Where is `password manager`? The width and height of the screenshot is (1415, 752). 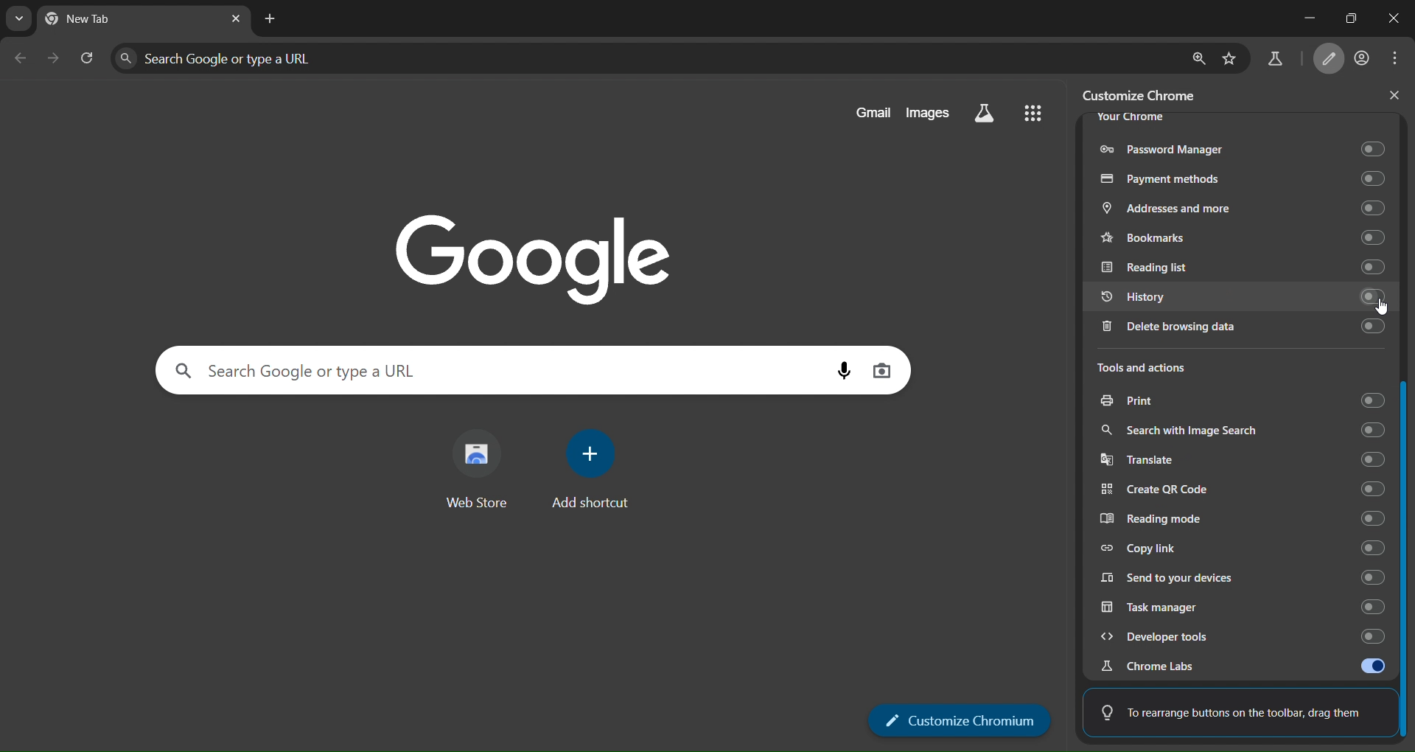 password manager is located at coordinates (1240, 146).